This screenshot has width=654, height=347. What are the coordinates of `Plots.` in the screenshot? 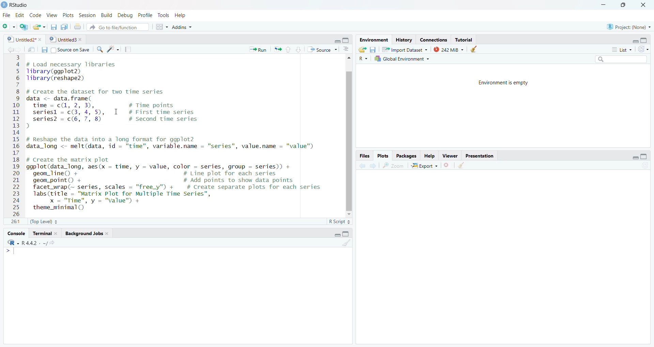 It's located at (383, 155).